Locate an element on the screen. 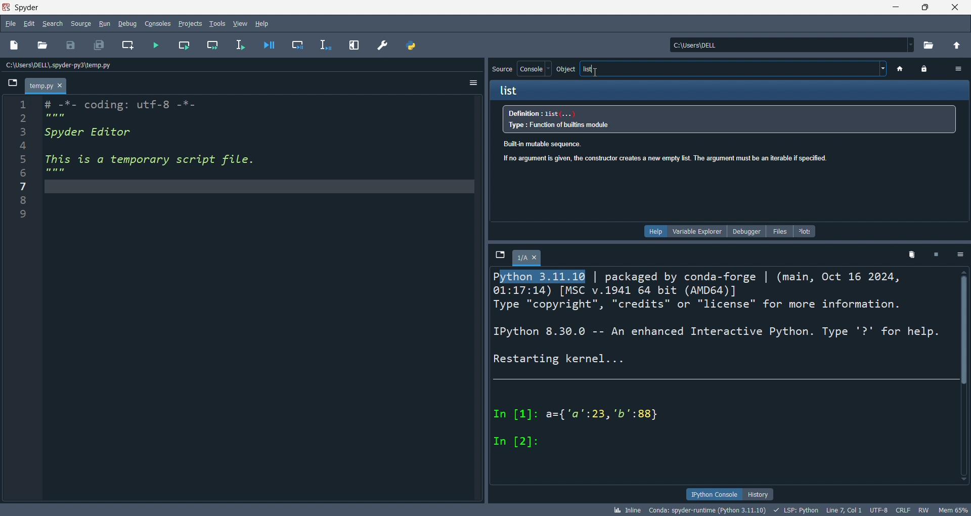 This screenshot has height=516, width=971. conda: spyder-runtime (Python 3.11.10) is located at coordinates (710, 510).